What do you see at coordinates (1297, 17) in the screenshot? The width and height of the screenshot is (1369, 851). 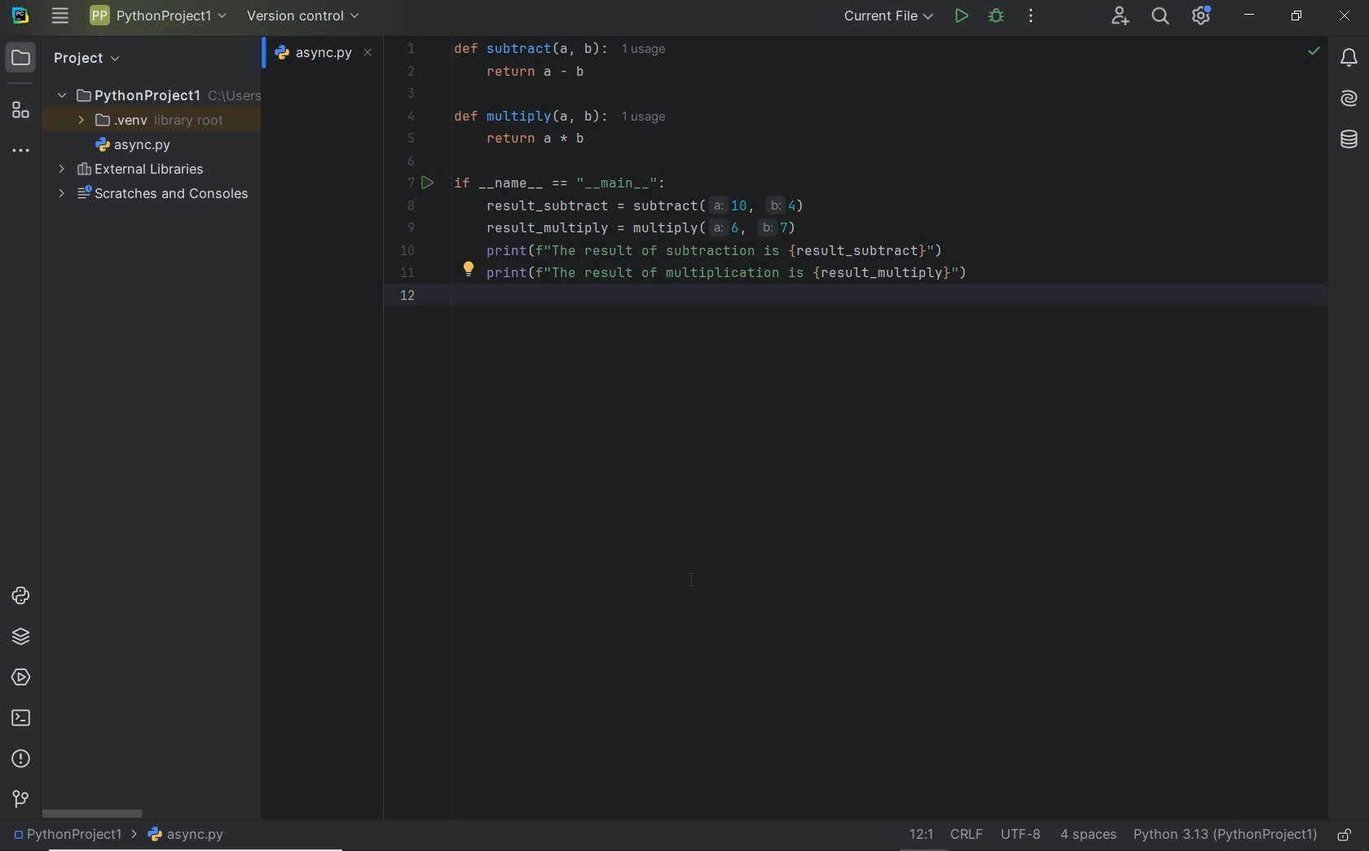 I see `restore down` at bounding box center [1297, 17].